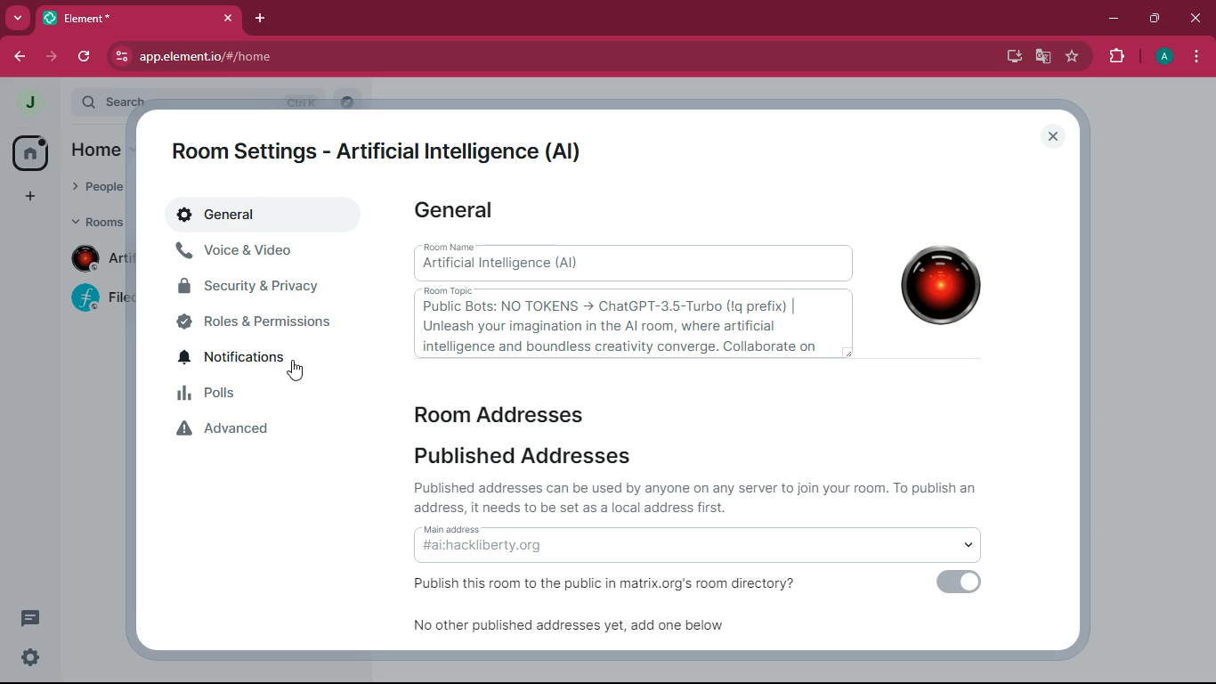  I want to click on refresh, so click(85, 57).